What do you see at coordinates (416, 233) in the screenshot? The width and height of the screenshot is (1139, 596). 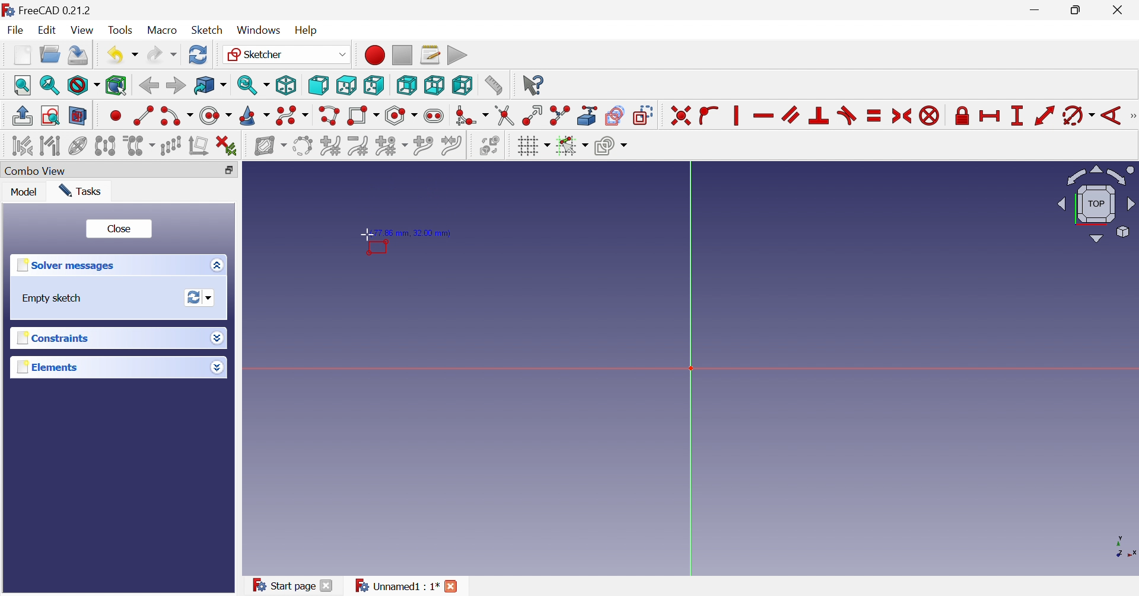 I see `7.86mm, 32.00mm` at bounding box center [416, 233].